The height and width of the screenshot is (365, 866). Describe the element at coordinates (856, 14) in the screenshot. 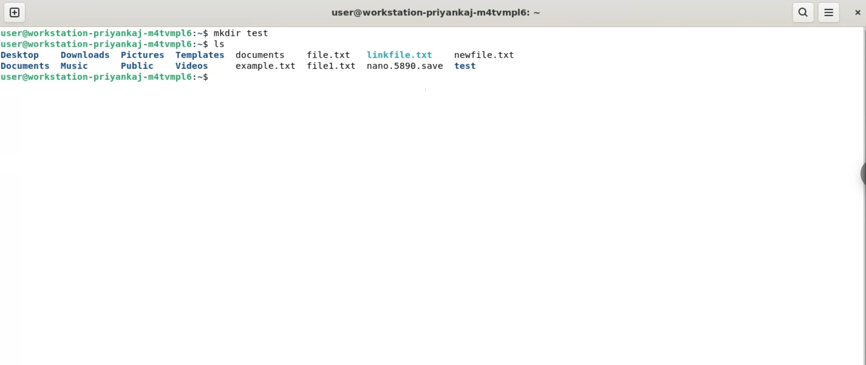

I see `close` at that location.